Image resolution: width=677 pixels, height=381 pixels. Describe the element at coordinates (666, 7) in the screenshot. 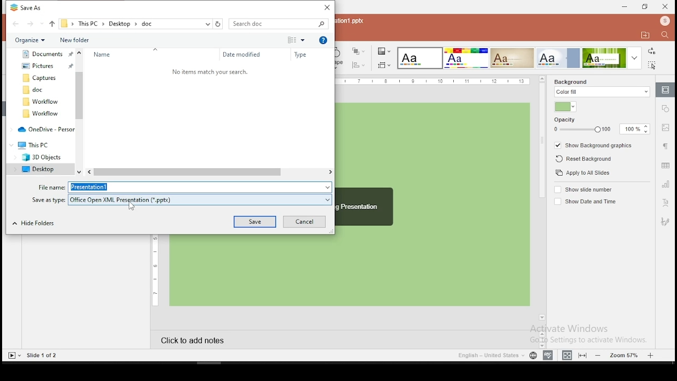

I see `close window` at that location.